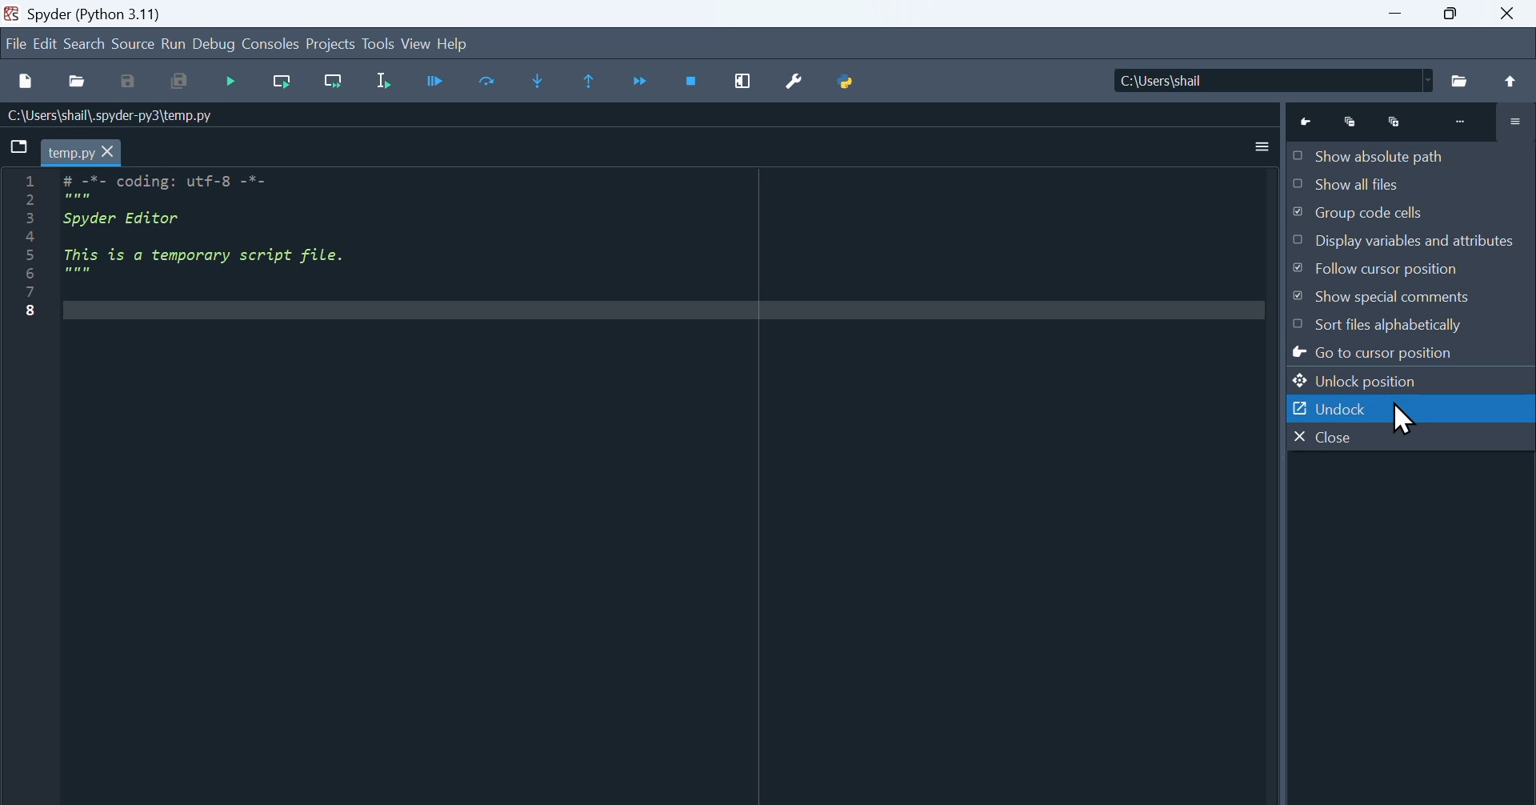 The height and width of the screenshot is (805, 1536). What do you see at coordinates (1394, 122) in the screenshot?
I see `Maximize` at bounding box center [1394, 122].